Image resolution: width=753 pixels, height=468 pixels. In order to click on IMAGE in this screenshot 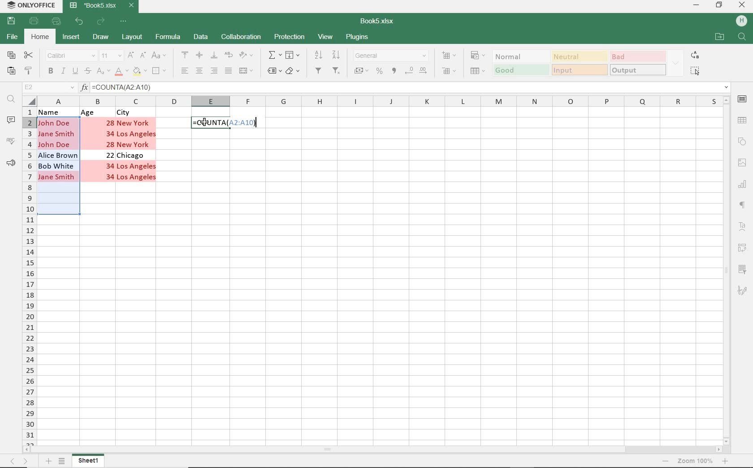, I will do `click(741, 160)`.